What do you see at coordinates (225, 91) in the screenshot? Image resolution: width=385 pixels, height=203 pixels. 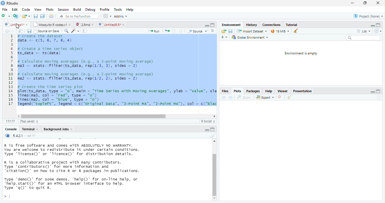 I see `Files` at bounding box center [225, 91].